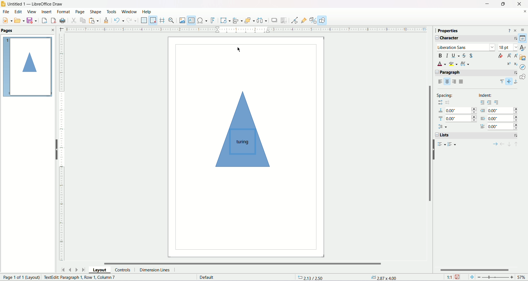 This screenshot has height=281, width=528. Describe the element at coordinates (508, 63) in the screenshot. I see `superscript` at that location.